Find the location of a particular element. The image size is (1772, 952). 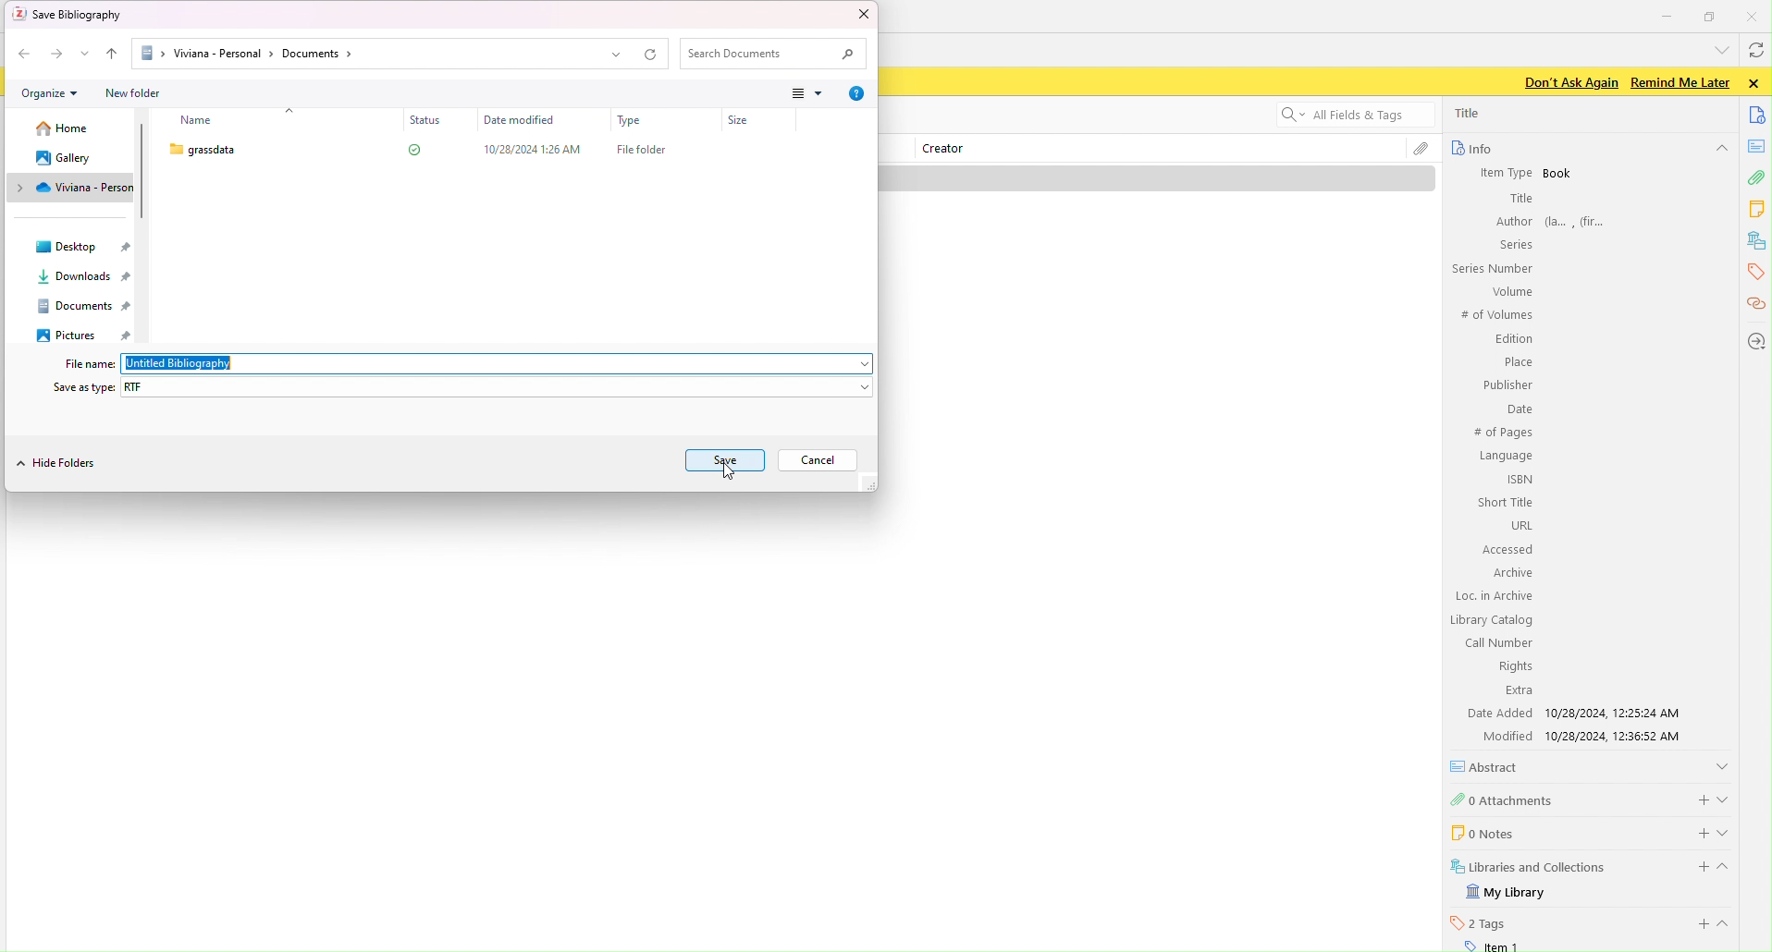

Path is located at coordinates (383, 55).